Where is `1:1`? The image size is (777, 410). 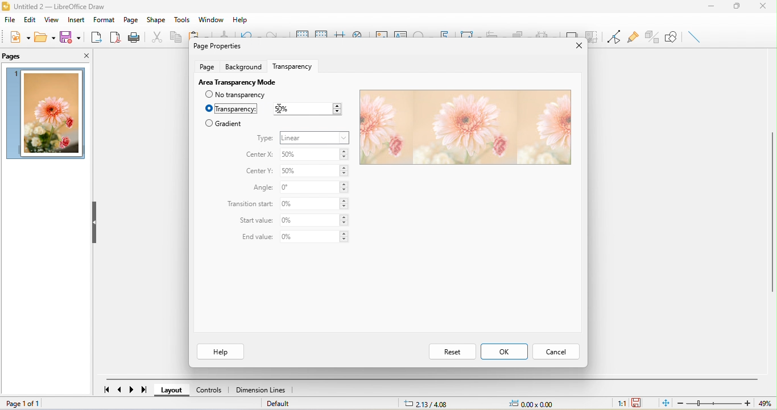 1:1 is located at coordinates (621, 404).